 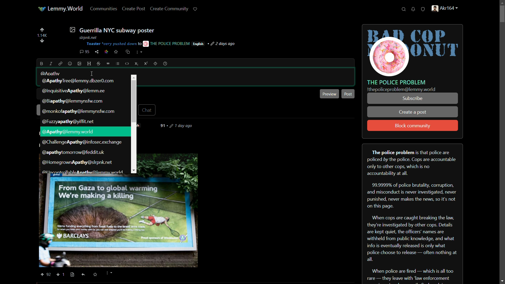 What do you see at coordinates (165, 64) in the screenshot?
I see `help` at bounding box center [165, 64].